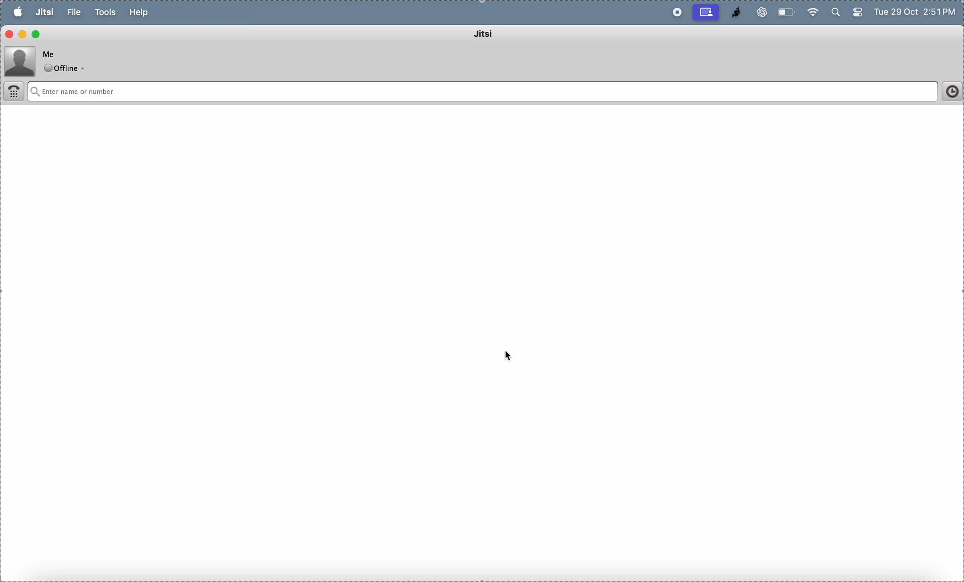  Describe the element at coordinates (20, 60) in the screenshot. I see `profile` at that location.